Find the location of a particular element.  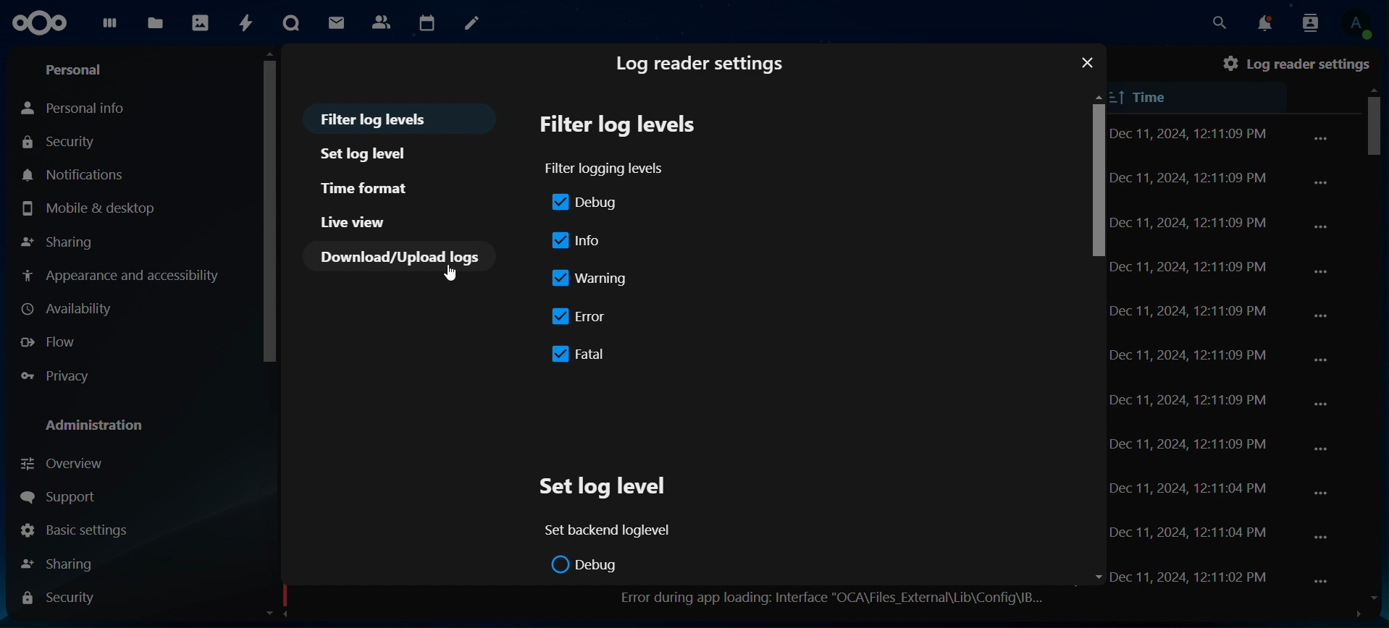

error is located at coordinates (576, 314).